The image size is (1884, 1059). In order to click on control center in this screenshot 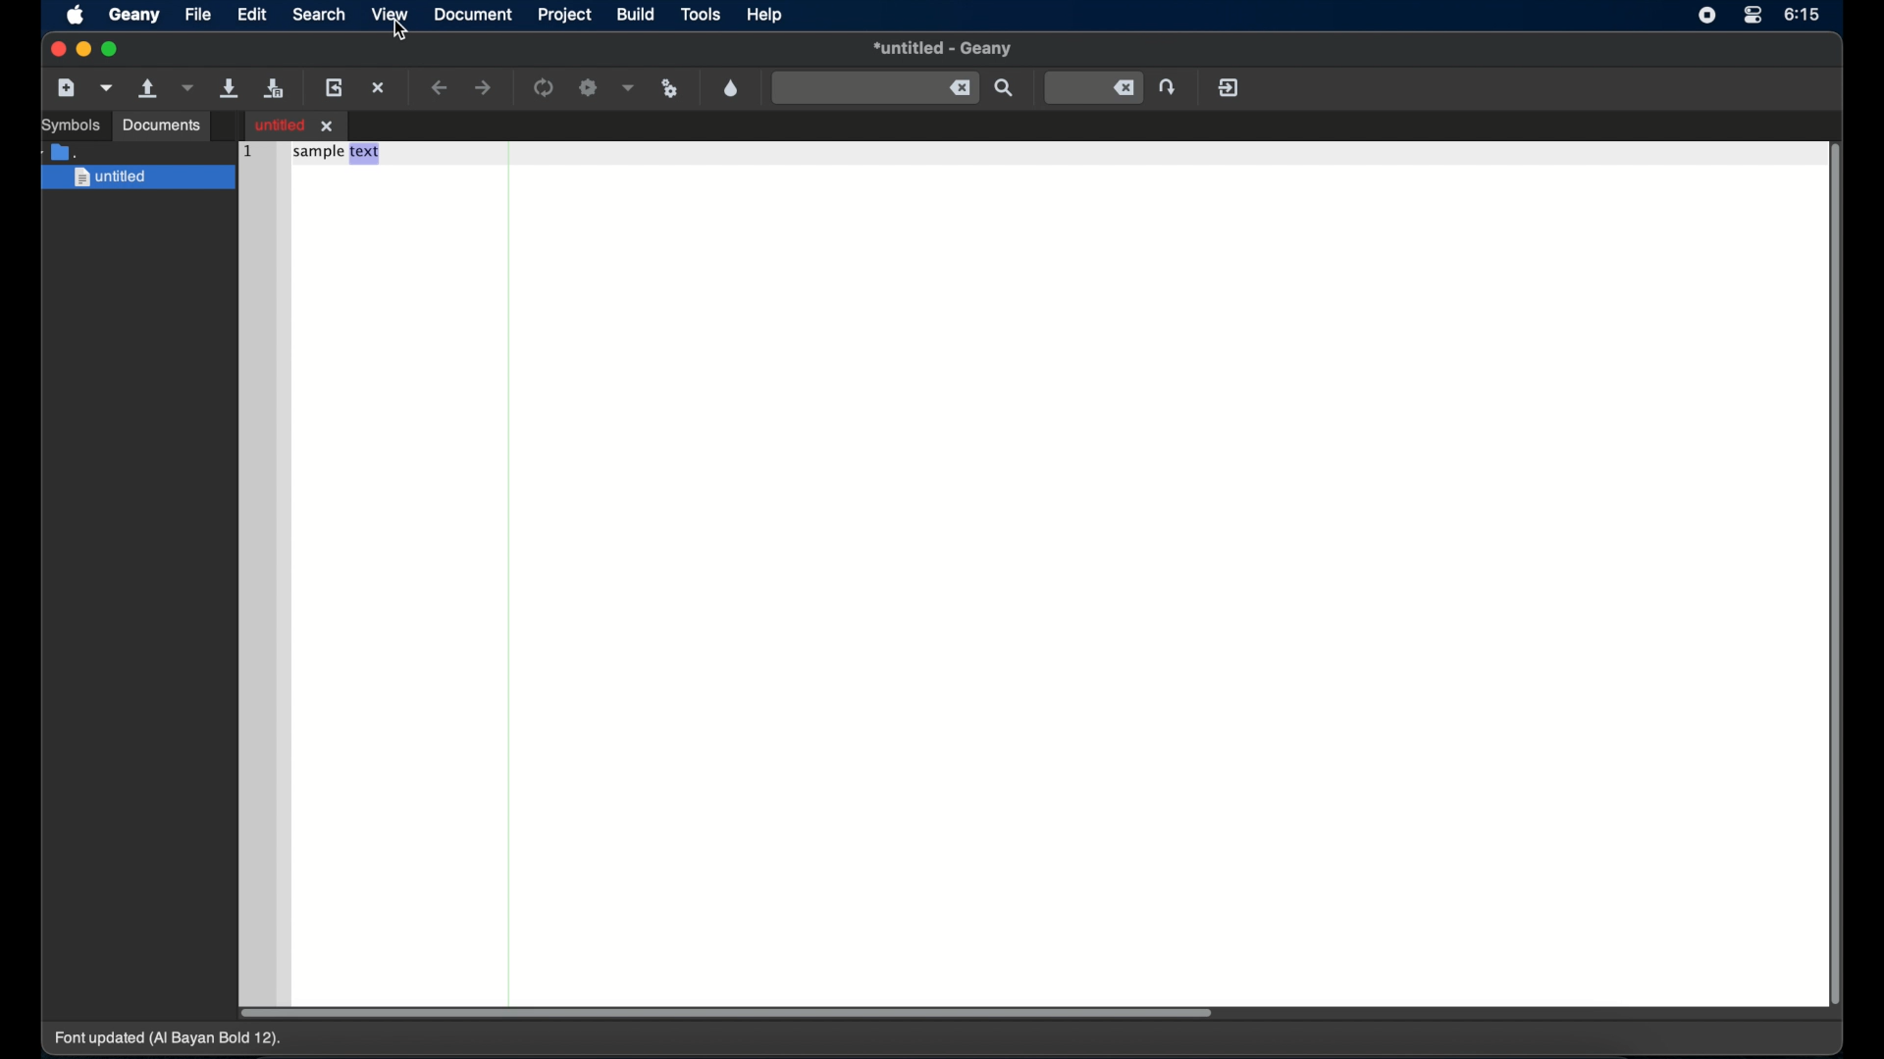, I will do `click(1752, 16)`.